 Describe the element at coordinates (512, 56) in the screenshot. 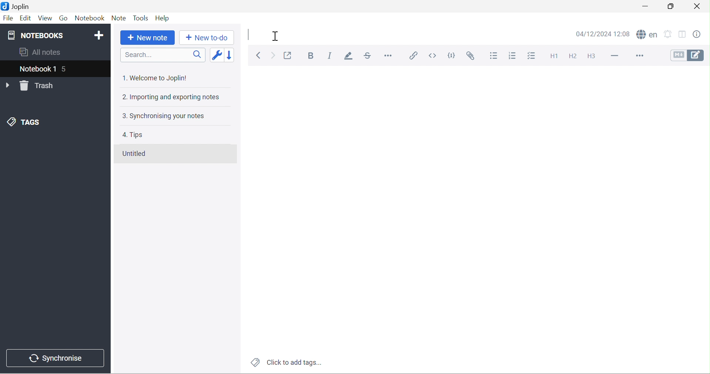

I see `Numbered list` at that location.